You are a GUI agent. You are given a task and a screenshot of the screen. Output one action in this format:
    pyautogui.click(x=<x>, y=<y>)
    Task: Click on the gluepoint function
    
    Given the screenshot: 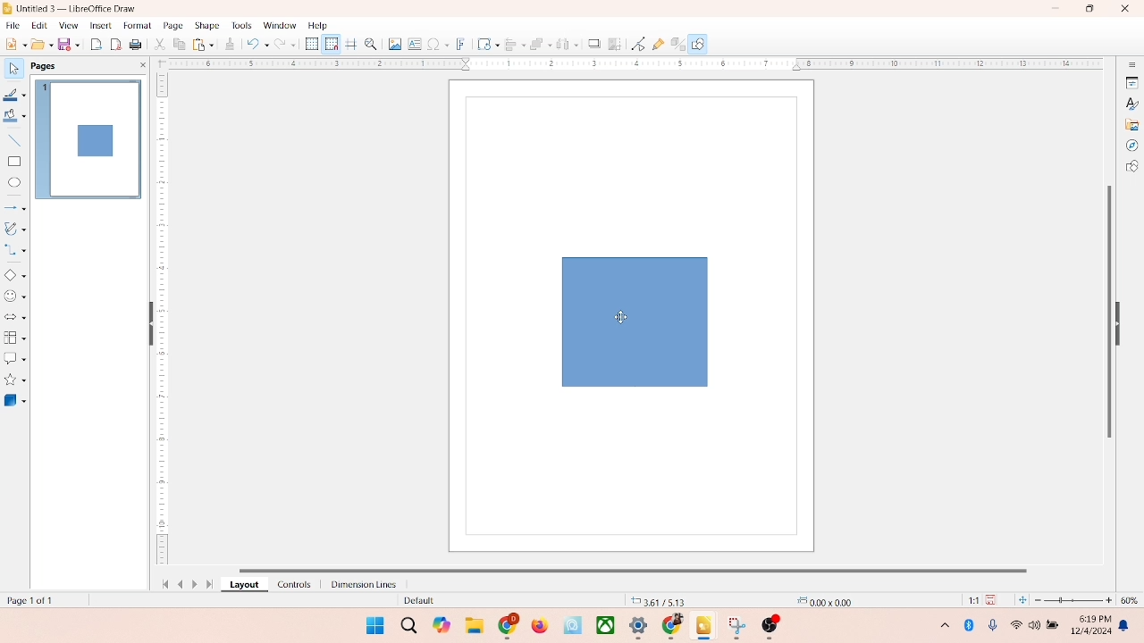 What is the action you would take?
    pyautogui.click(x=657, y=45)
    